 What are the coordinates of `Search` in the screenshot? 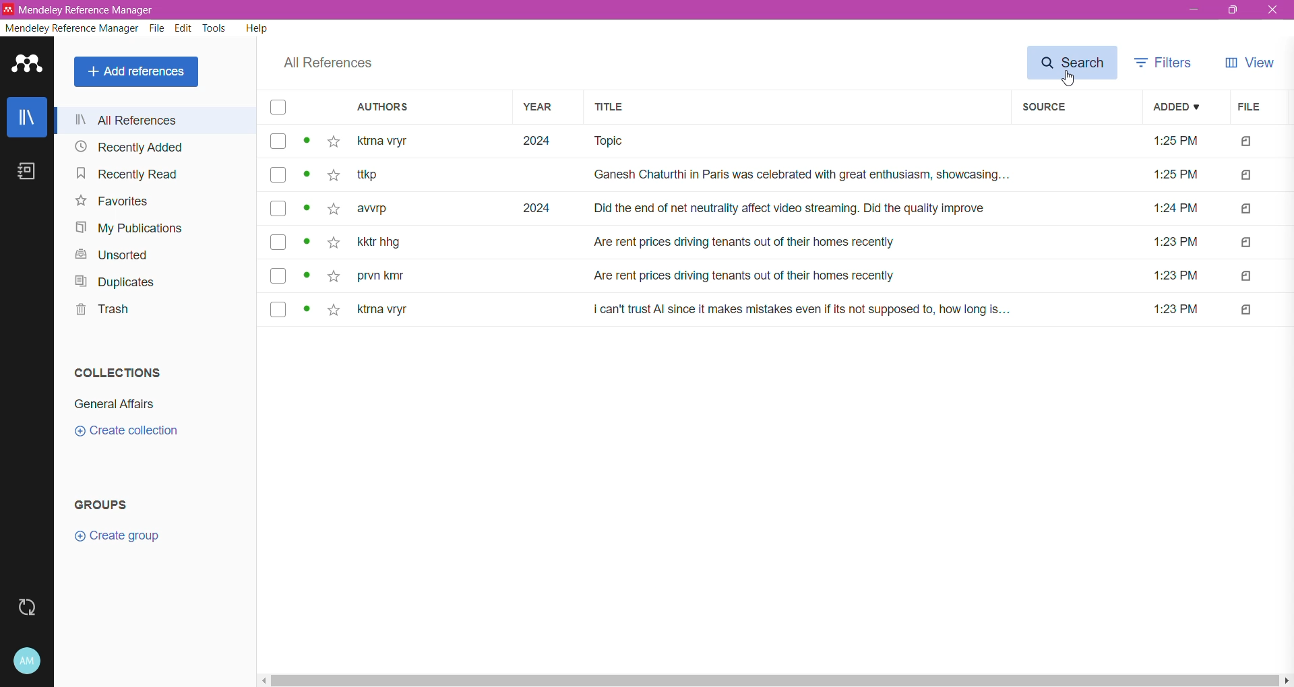 It's located at (1074, 63).